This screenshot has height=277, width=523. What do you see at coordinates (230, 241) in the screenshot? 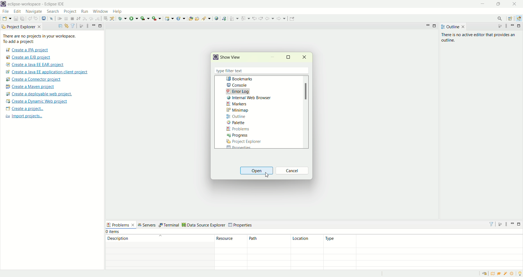
I see `resource` at bounding box center [230, 241].